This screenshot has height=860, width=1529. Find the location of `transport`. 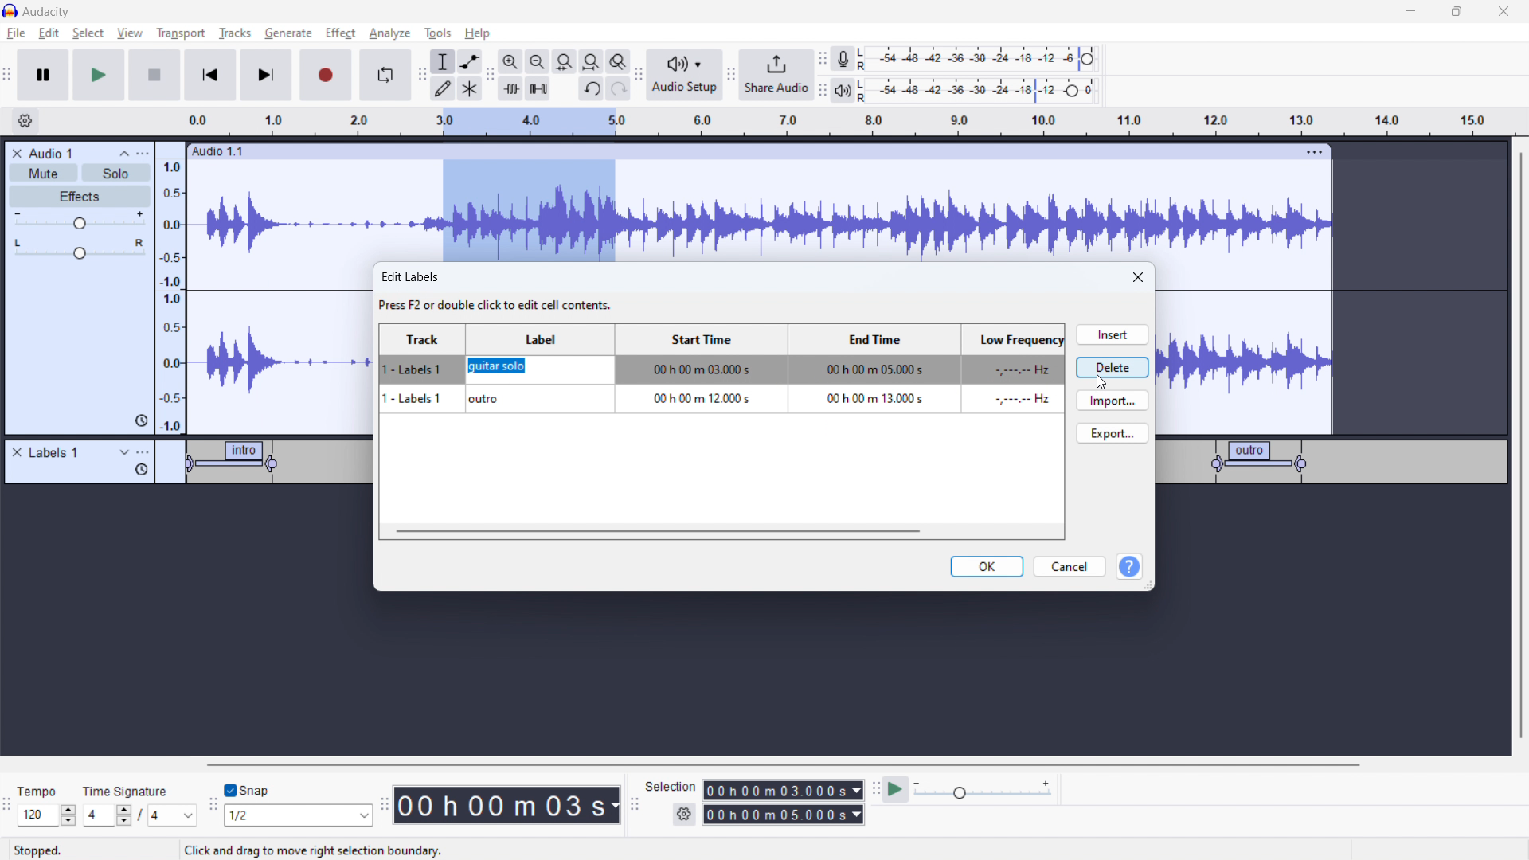

transport is located at coordinates (181, 33).